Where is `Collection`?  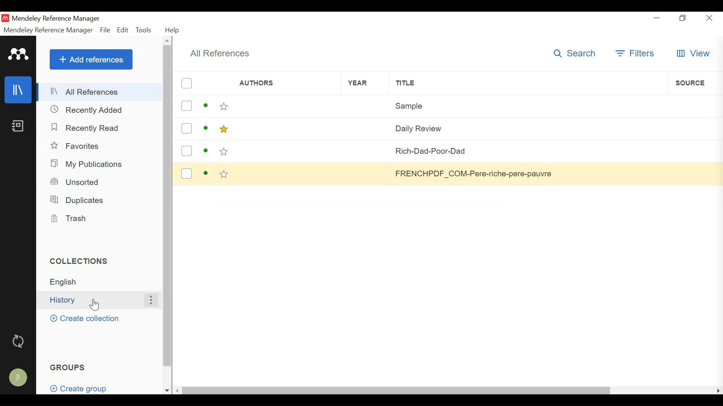 Collection is located at coordinates (102, 282).